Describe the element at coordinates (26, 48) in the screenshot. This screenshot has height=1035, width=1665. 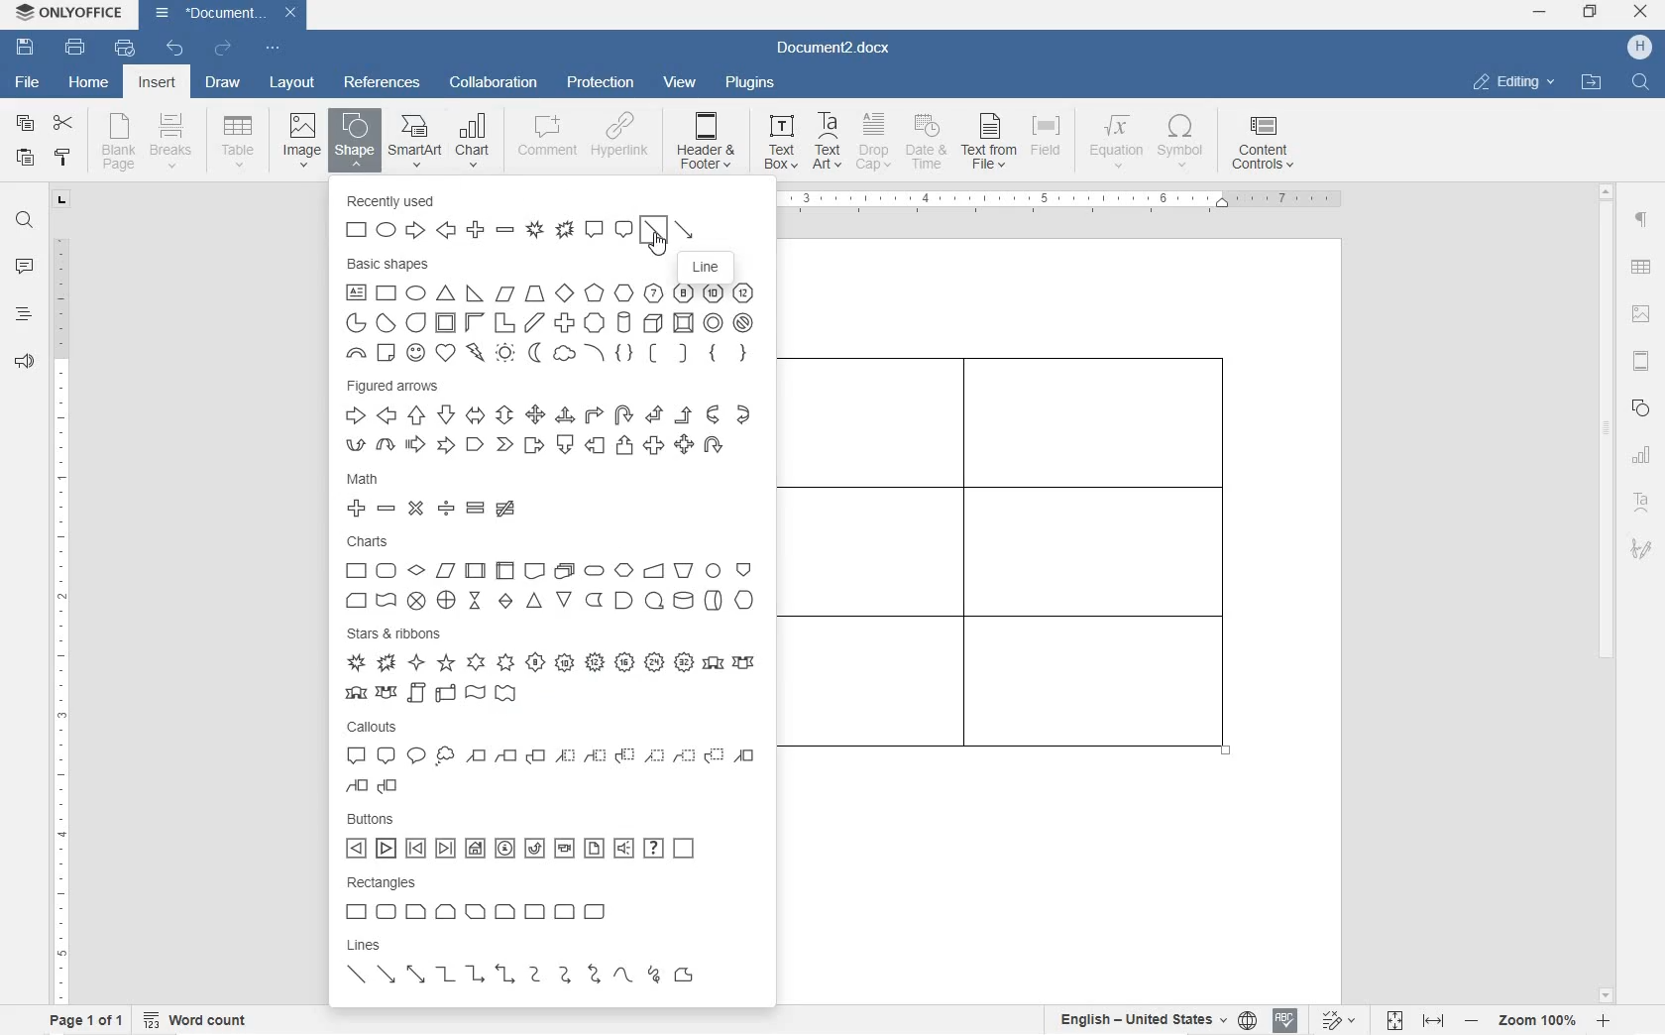
I see `save` at that location.